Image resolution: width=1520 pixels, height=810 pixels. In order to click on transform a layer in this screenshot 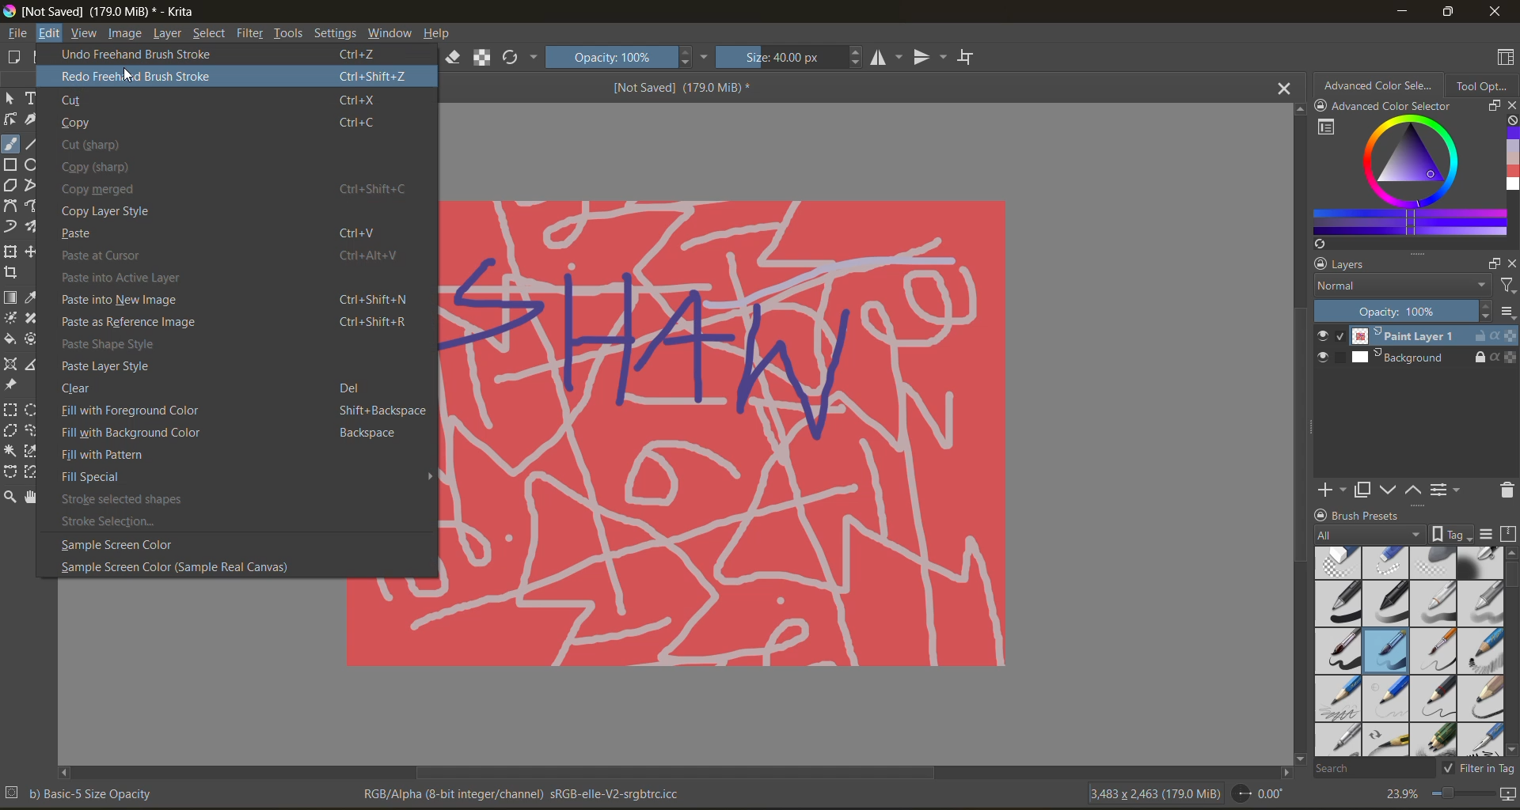, I will do `click(12, 252)`.